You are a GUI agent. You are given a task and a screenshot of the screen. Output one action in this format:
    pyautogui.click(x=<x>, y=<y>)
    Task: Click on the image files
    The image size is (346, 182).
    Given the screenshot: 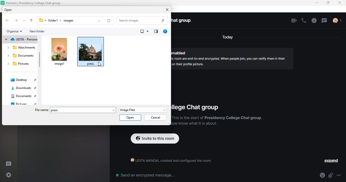 What is the action you would take?
    pyautogui.click(x=142, y=109)
    